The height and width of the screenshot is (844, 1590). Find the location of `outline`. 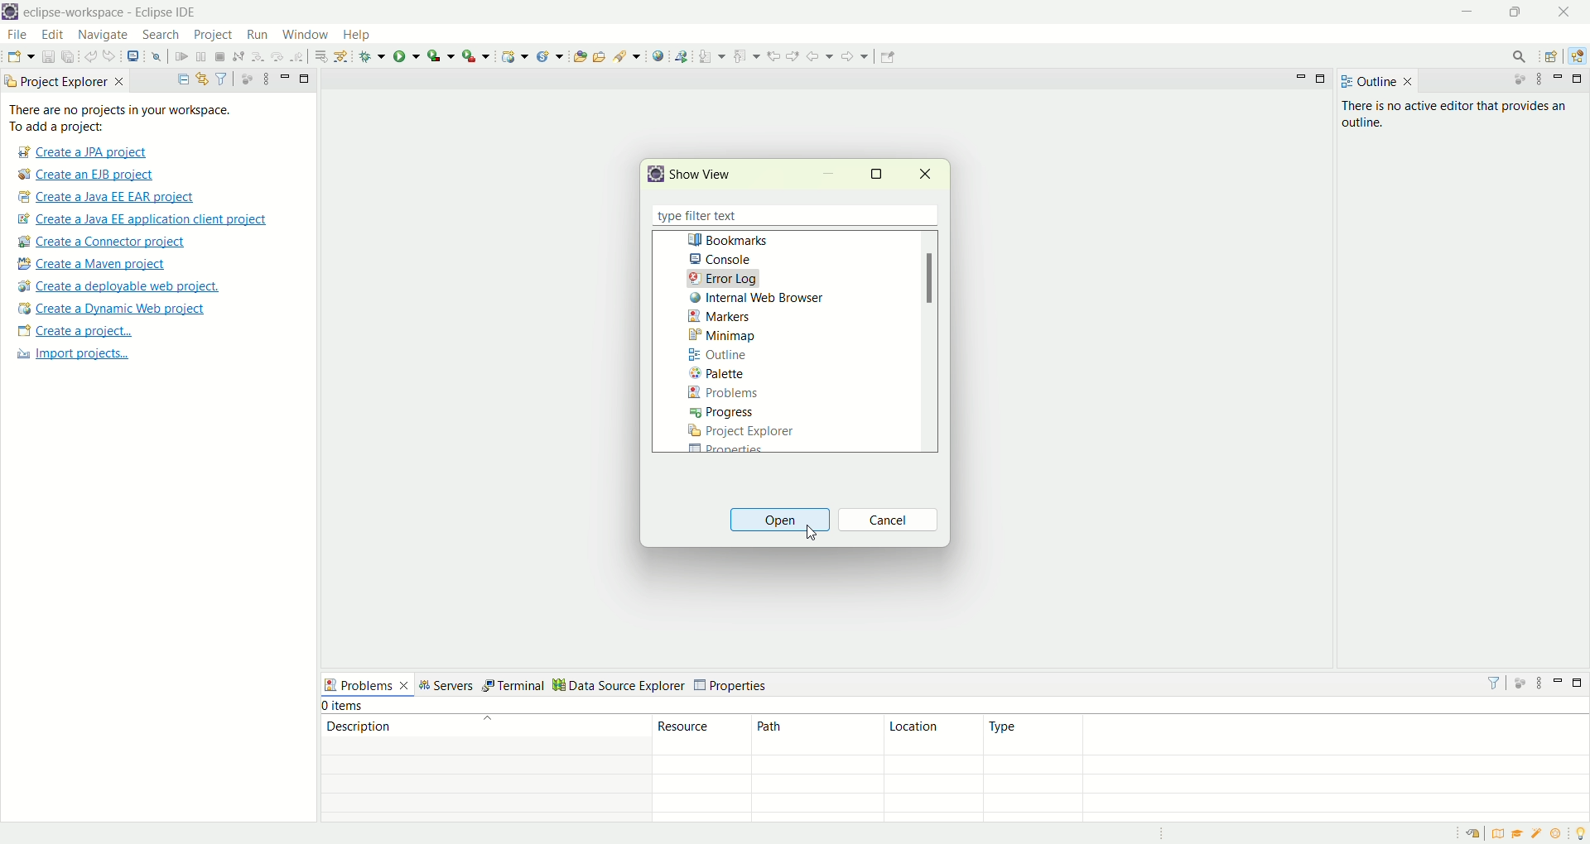

outline is located at coordinates (721, 357).